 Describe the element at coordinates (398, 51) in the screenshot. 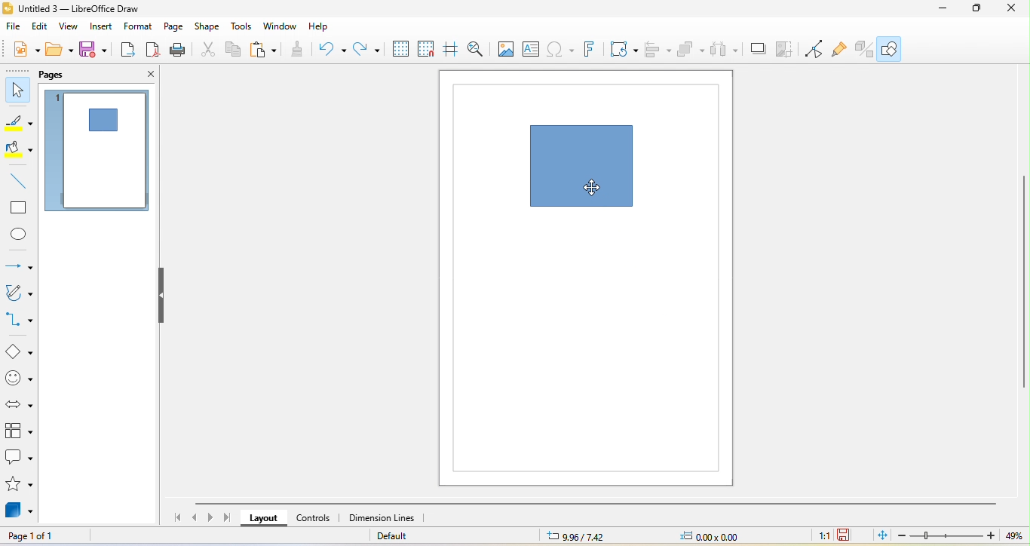

I see `display grid` at that location.